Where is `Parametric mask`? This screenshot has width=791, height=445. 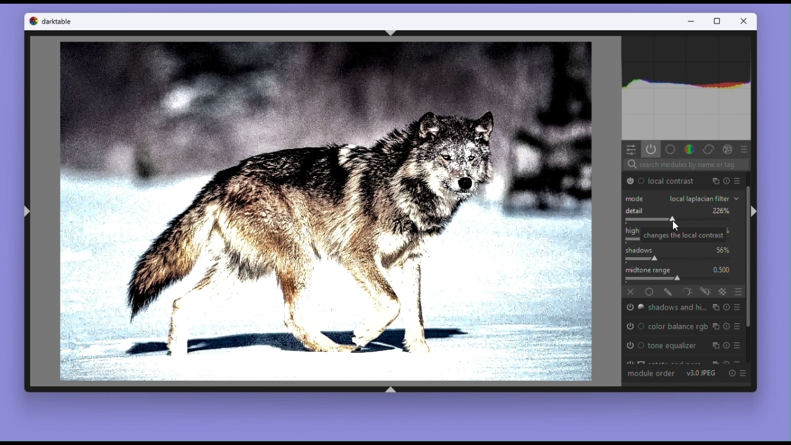 Parametric mask is located at coordinates (686, 292).